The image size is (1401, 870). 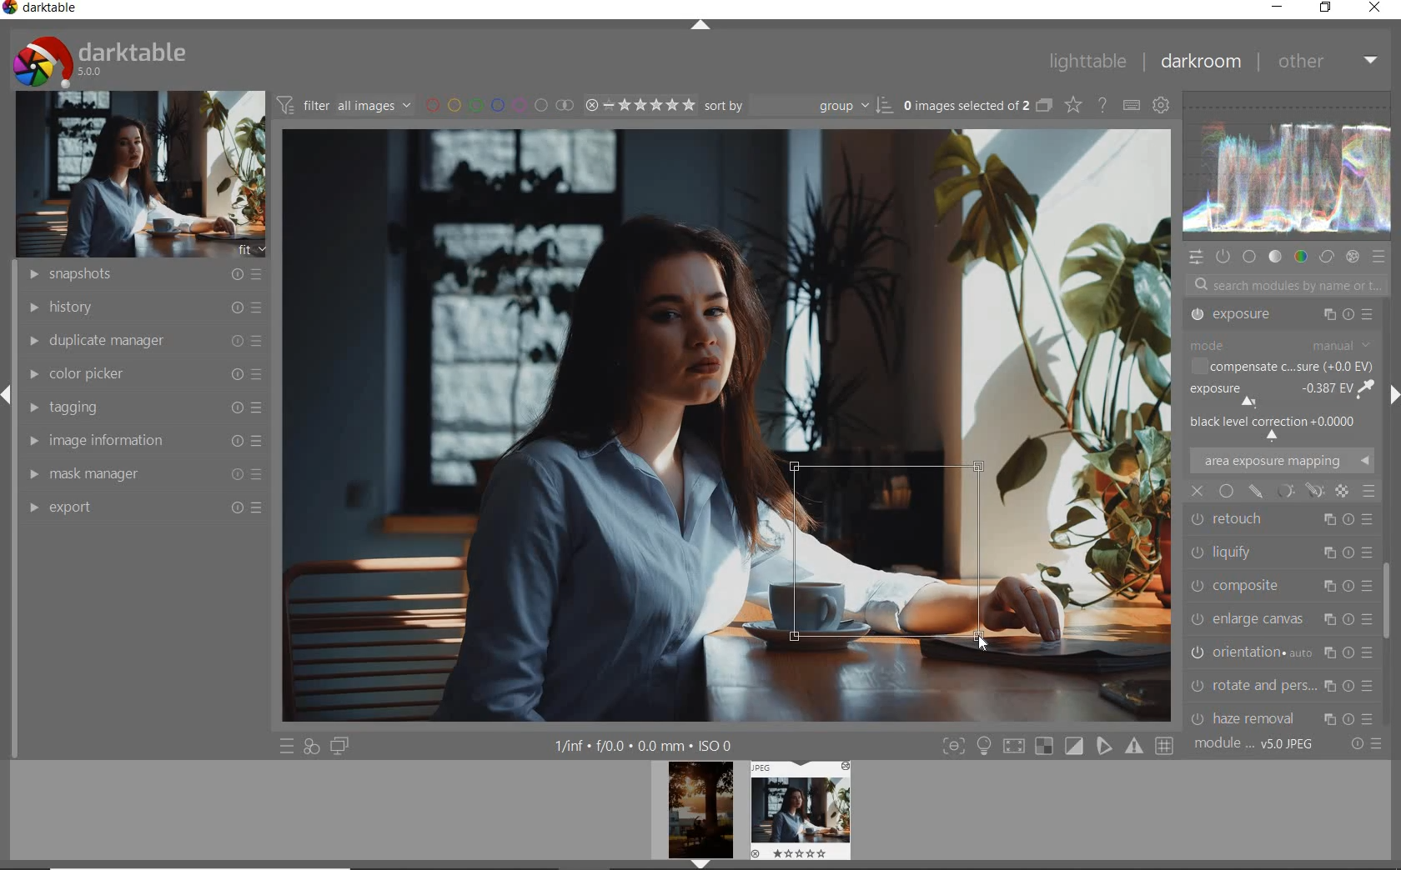 I want to click on RETOUCH, so click(x=1280, y=421).